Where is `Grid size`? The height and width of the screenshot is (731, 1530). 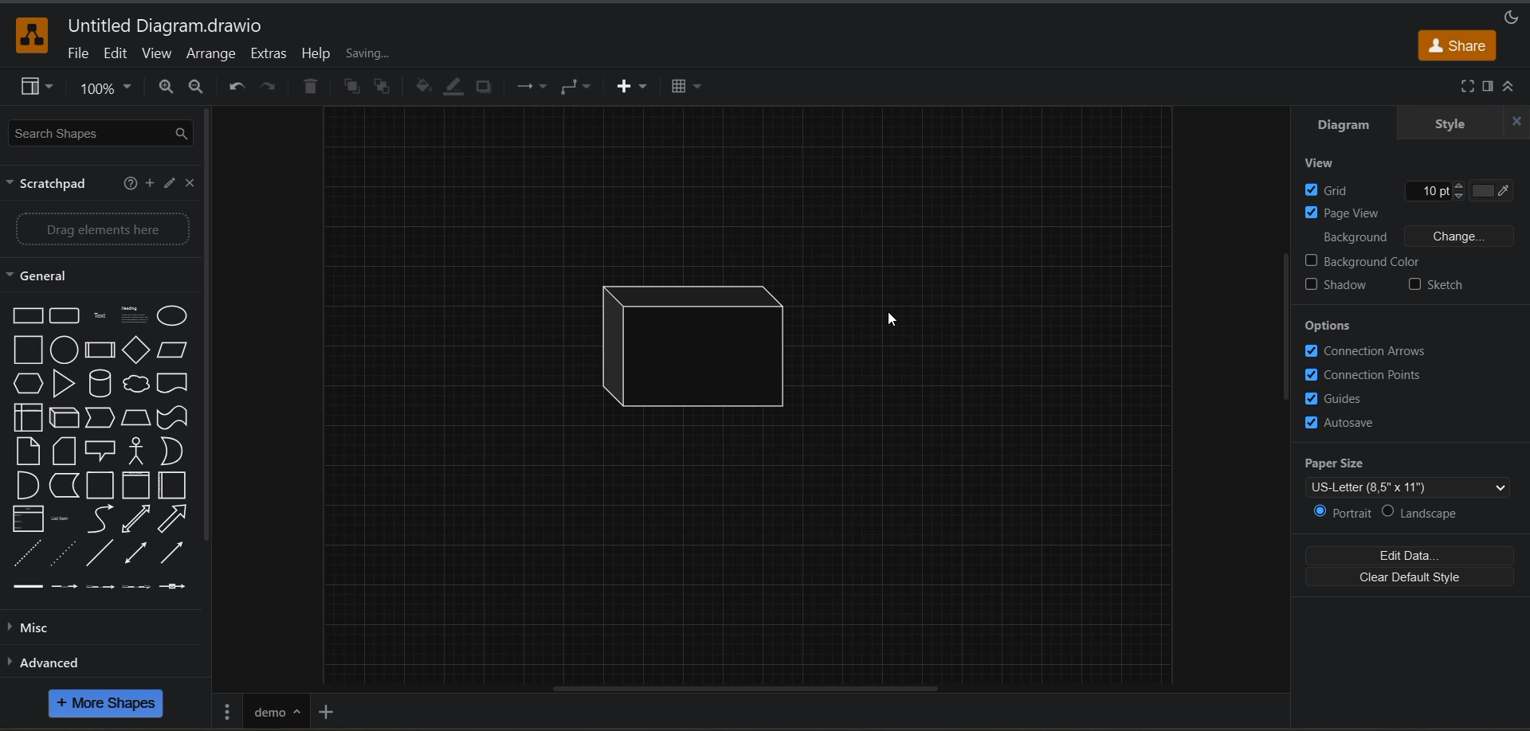
Grid size is located at coordinates (1415, 189).